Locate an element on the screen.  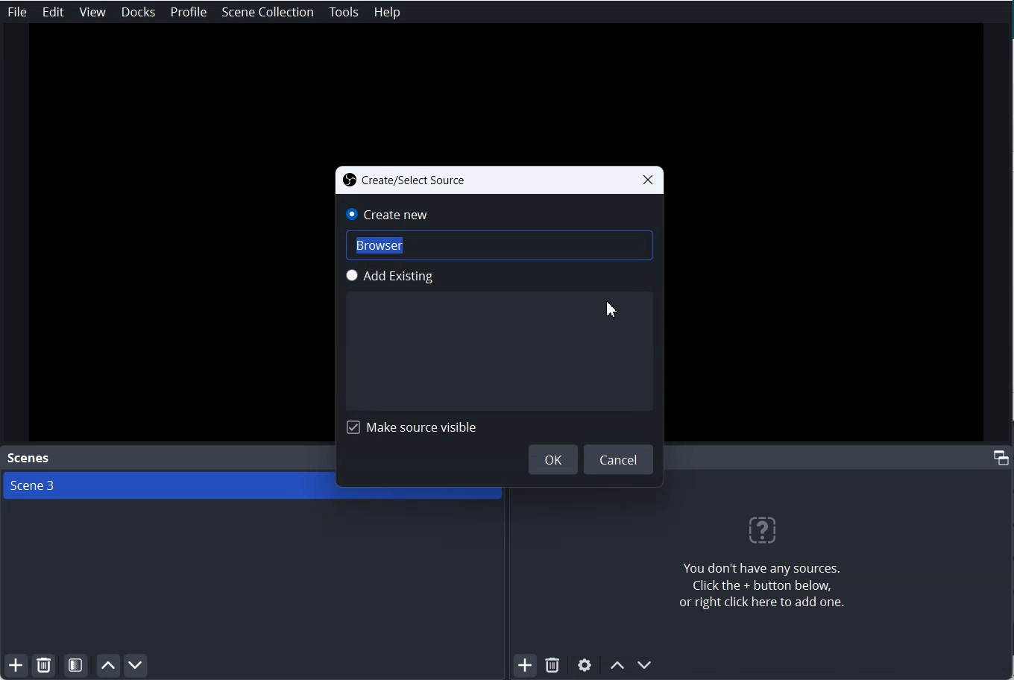
View is located at coordinates (92, 13).